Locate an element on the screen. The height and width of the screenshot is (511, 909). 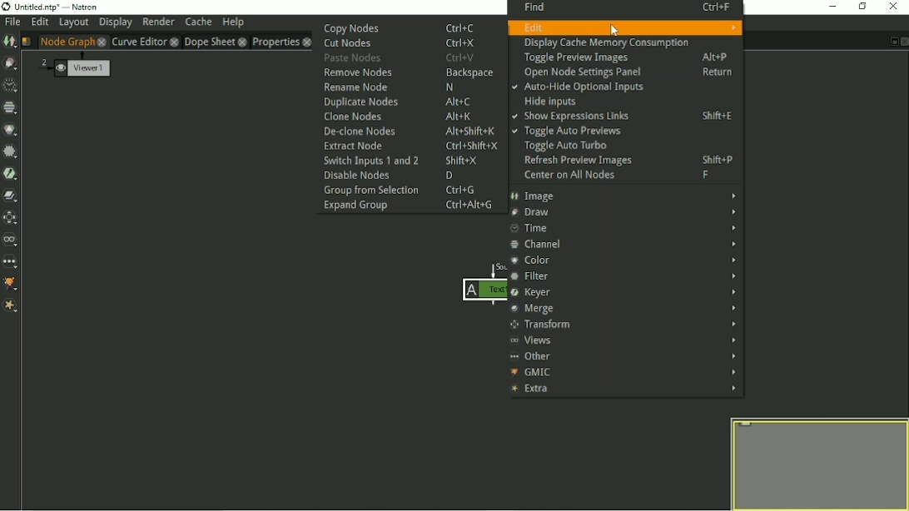
Remove Nodes is located at coordinates (407, 72).